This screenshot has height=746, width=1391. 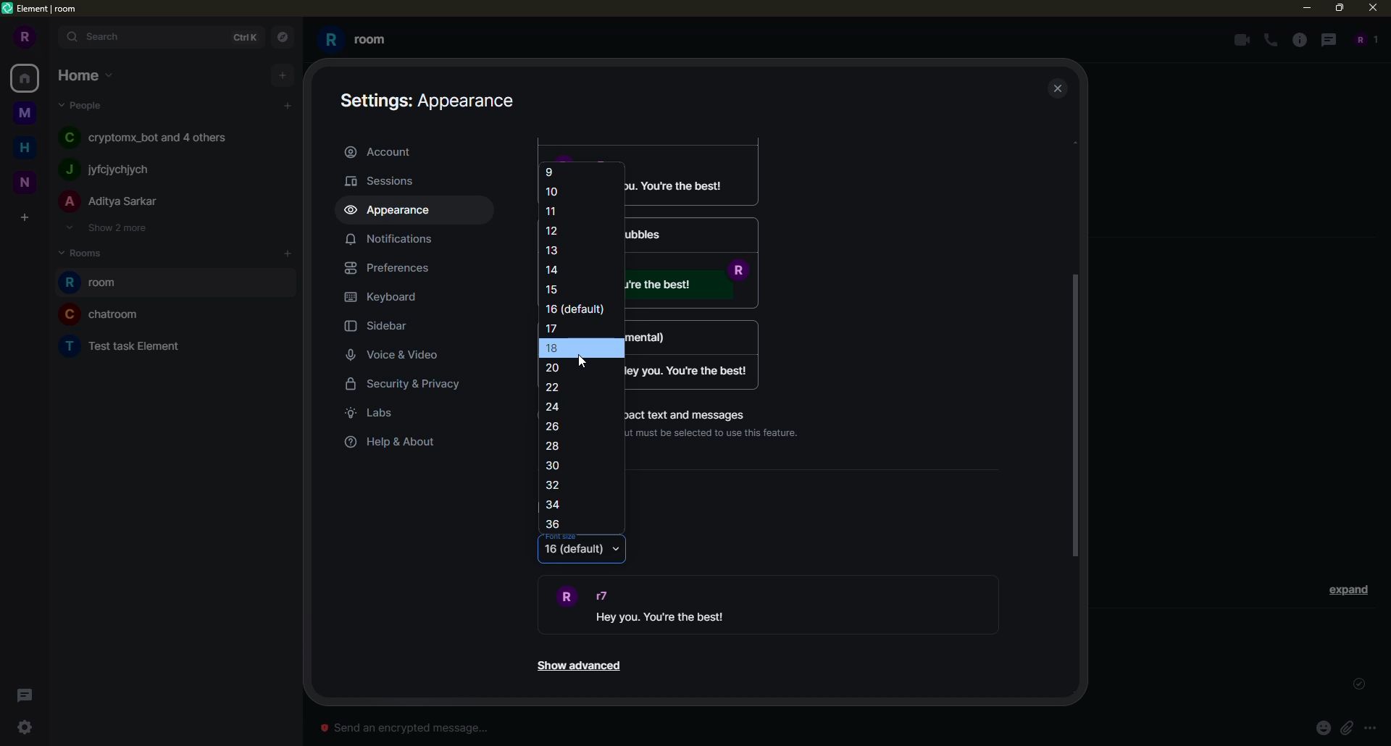 I want to click on profile, so click(x=22, y=37).